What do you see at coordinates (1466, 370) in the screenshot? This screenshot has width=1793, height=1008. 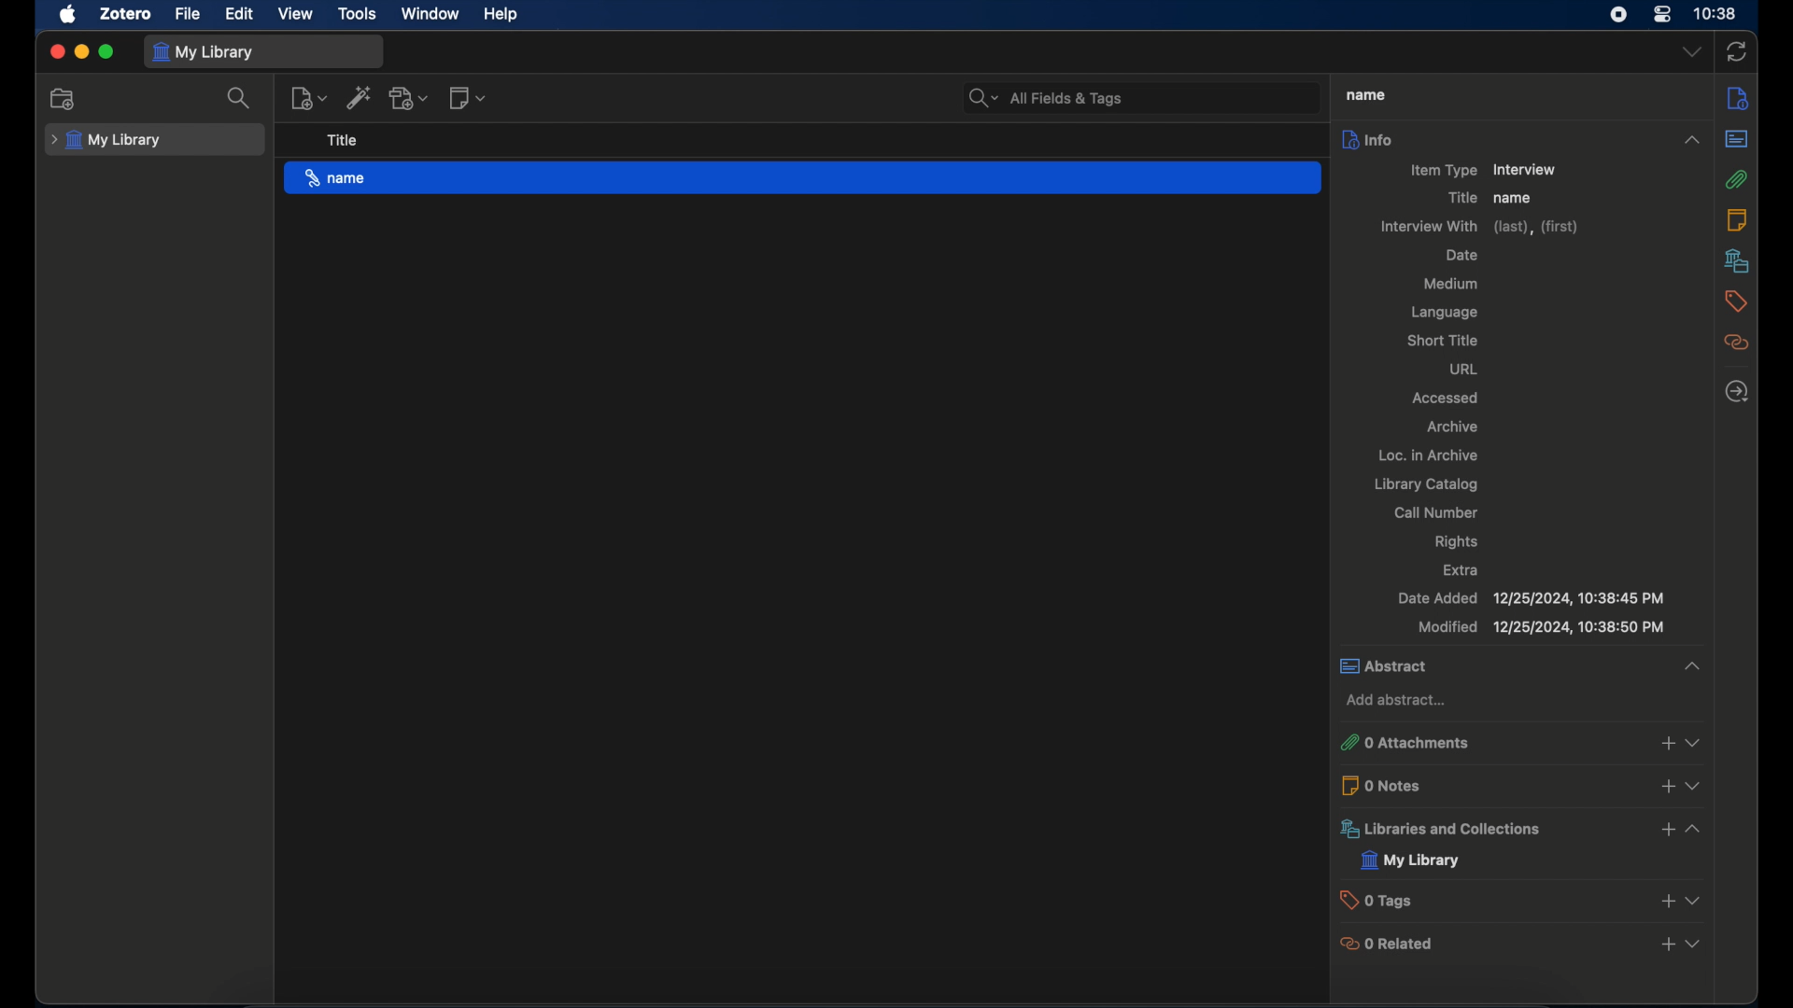 I see `url` at bounding box center [1466, 370].